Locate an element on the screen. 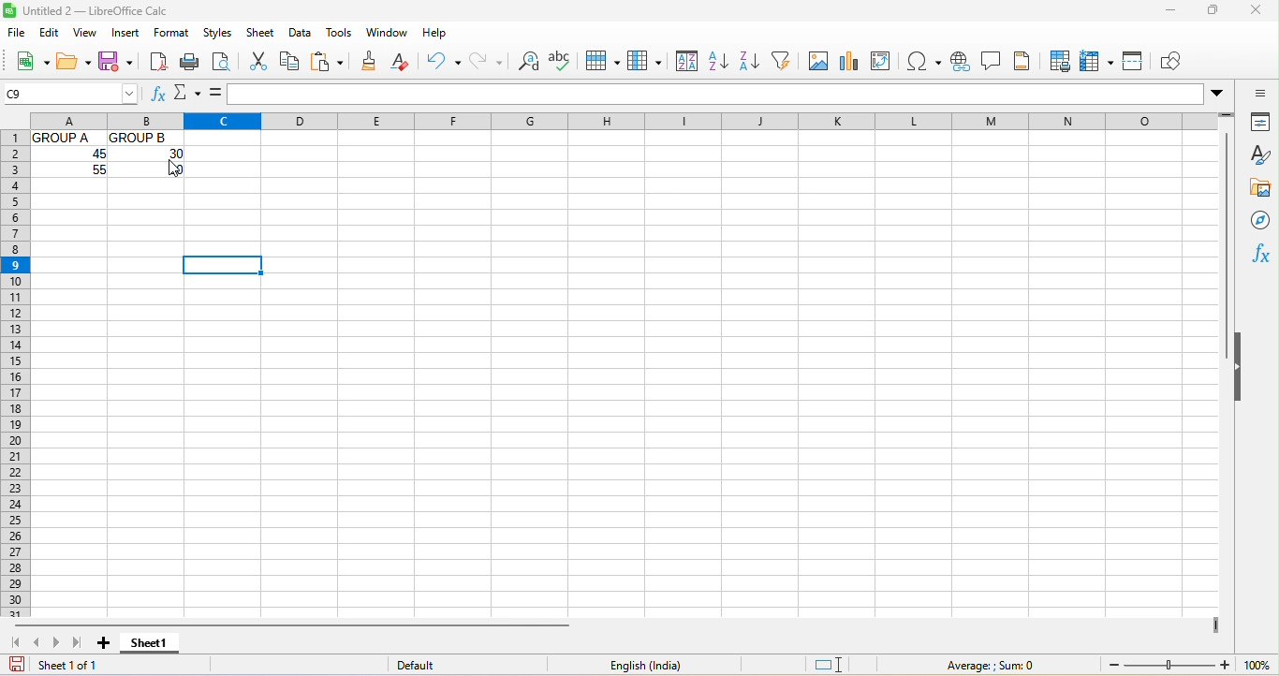 This screenshot has width=1279, height=676. image is located at coordinates (818, 61).